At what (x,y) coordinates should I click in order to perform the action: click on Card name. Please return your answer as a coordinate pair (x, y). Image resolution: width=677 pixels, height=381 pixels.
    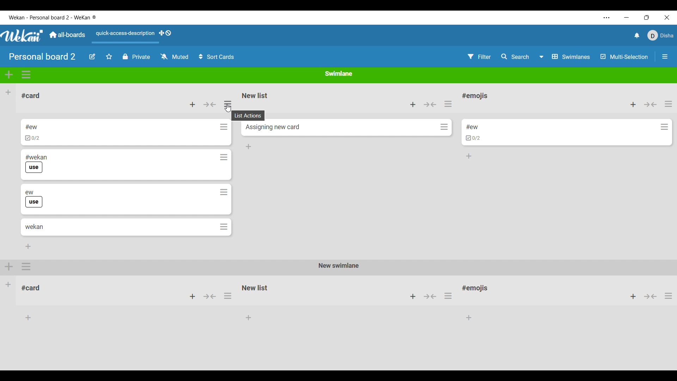
    Looking at the image, I should click on (273, 127).